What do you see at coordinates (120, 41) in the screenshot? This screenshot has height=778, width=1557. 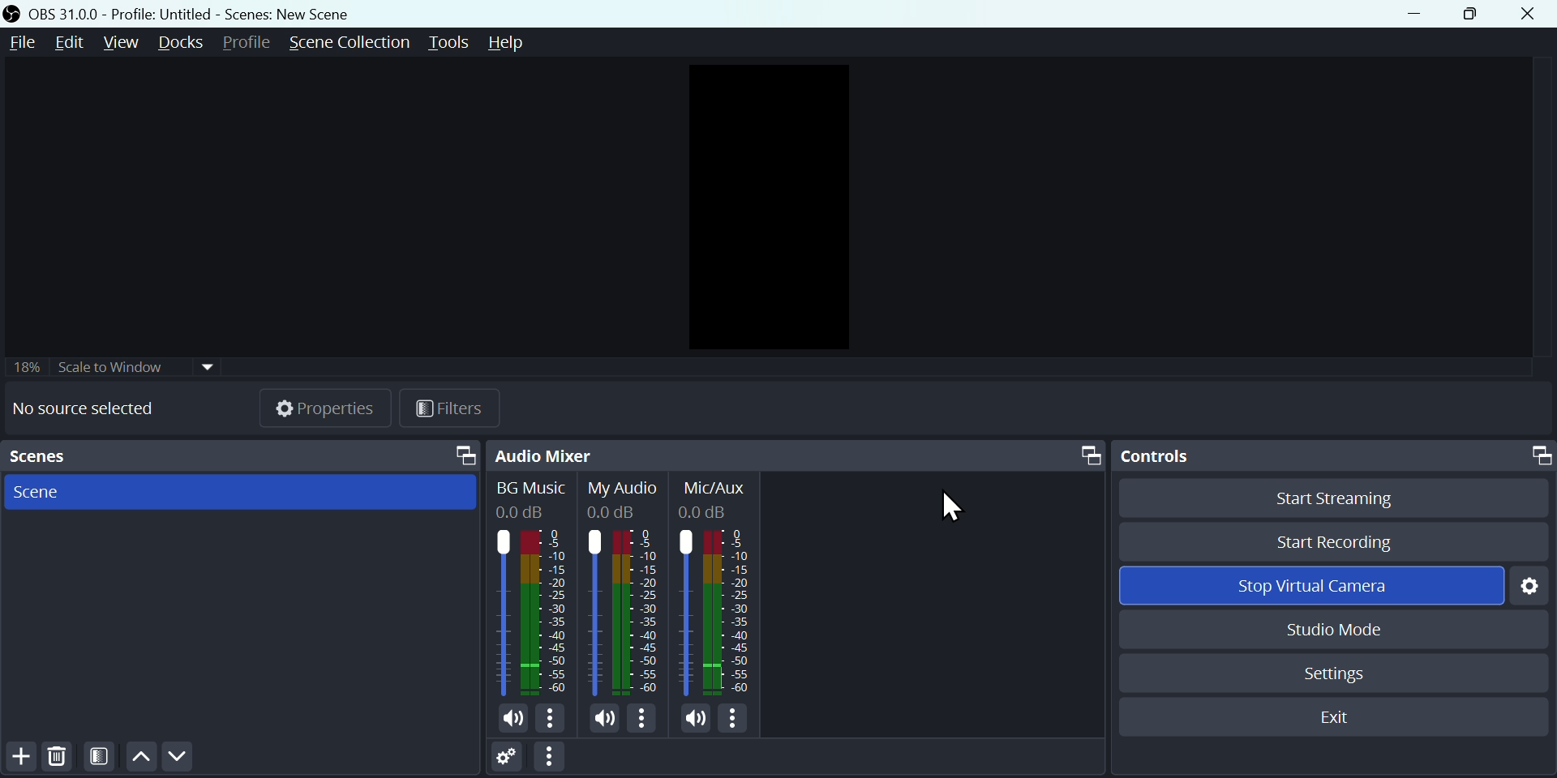 I see `View` at bounding box center [120, 41].